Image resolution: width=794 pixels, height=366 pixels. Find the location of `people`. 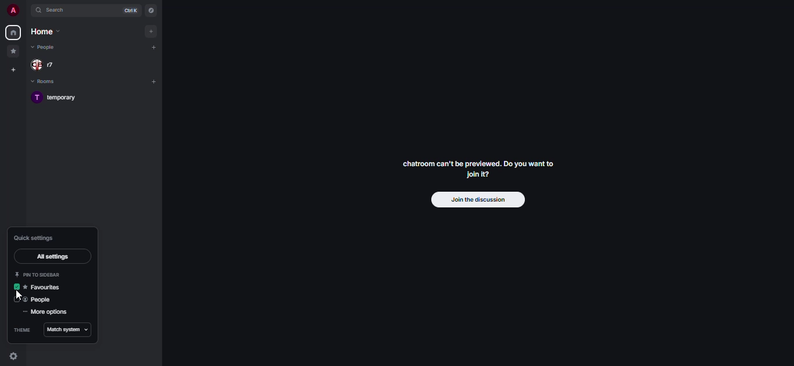

people is located at coordinates (47, 48).